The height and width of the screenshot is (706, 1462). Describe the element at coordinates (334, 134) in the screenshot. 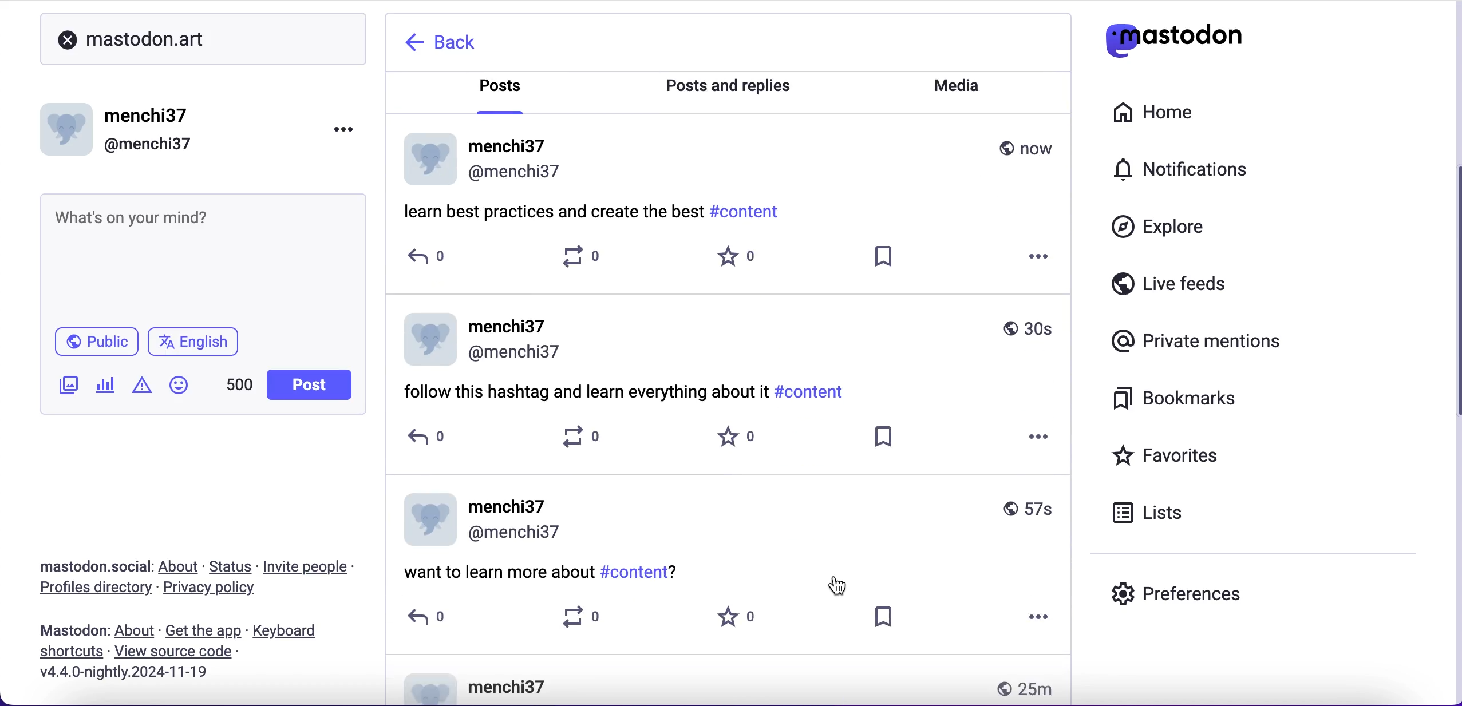

I see `options` at that location.